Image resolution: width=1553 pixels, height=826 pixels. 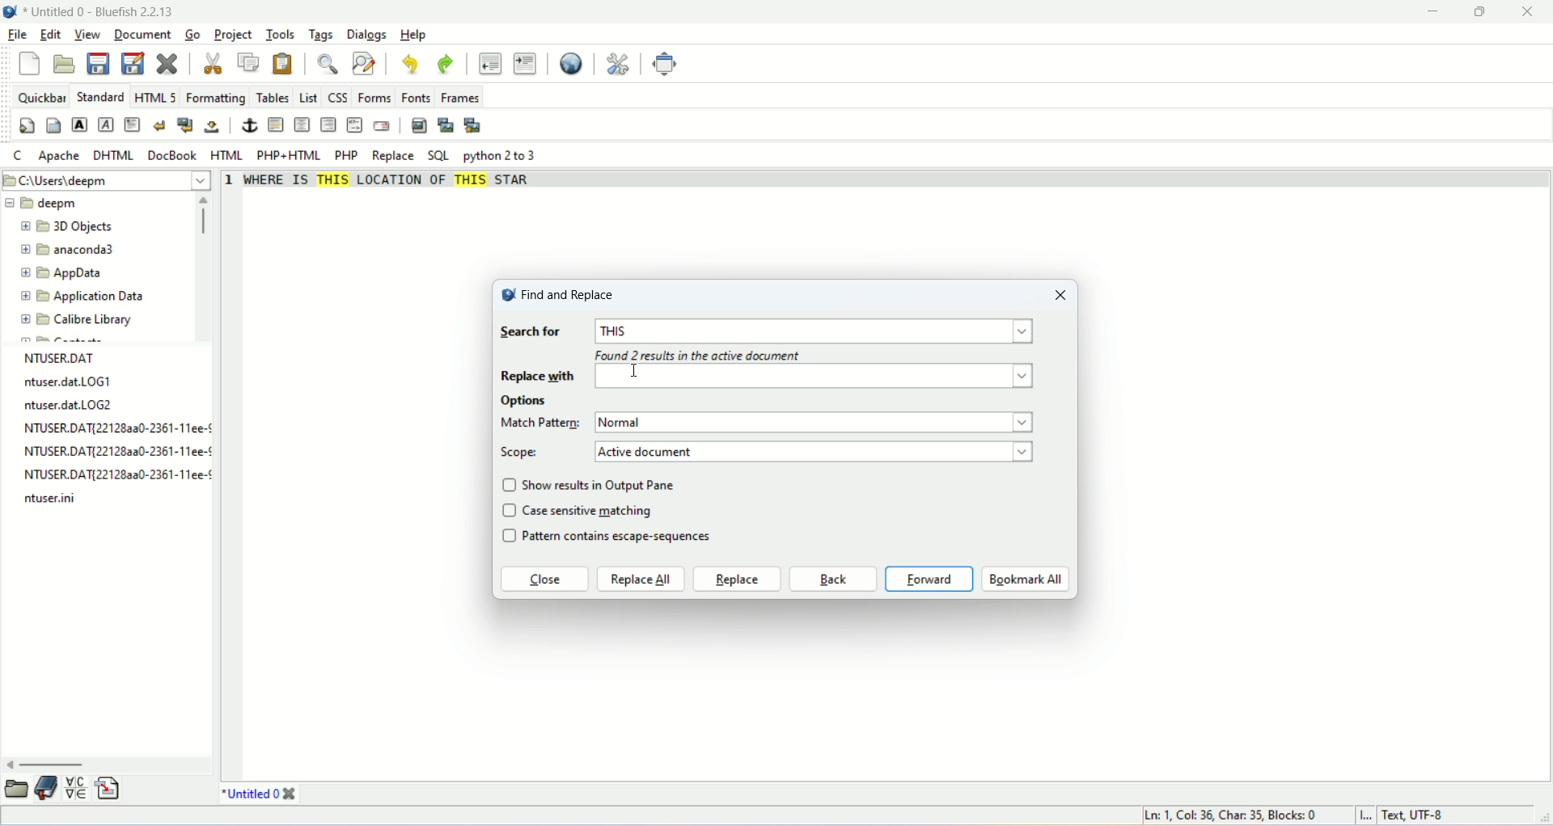 What do you see at coordinates (417, 97) in the screenshot?
I see `fonts` at bounding box center [417, 97].